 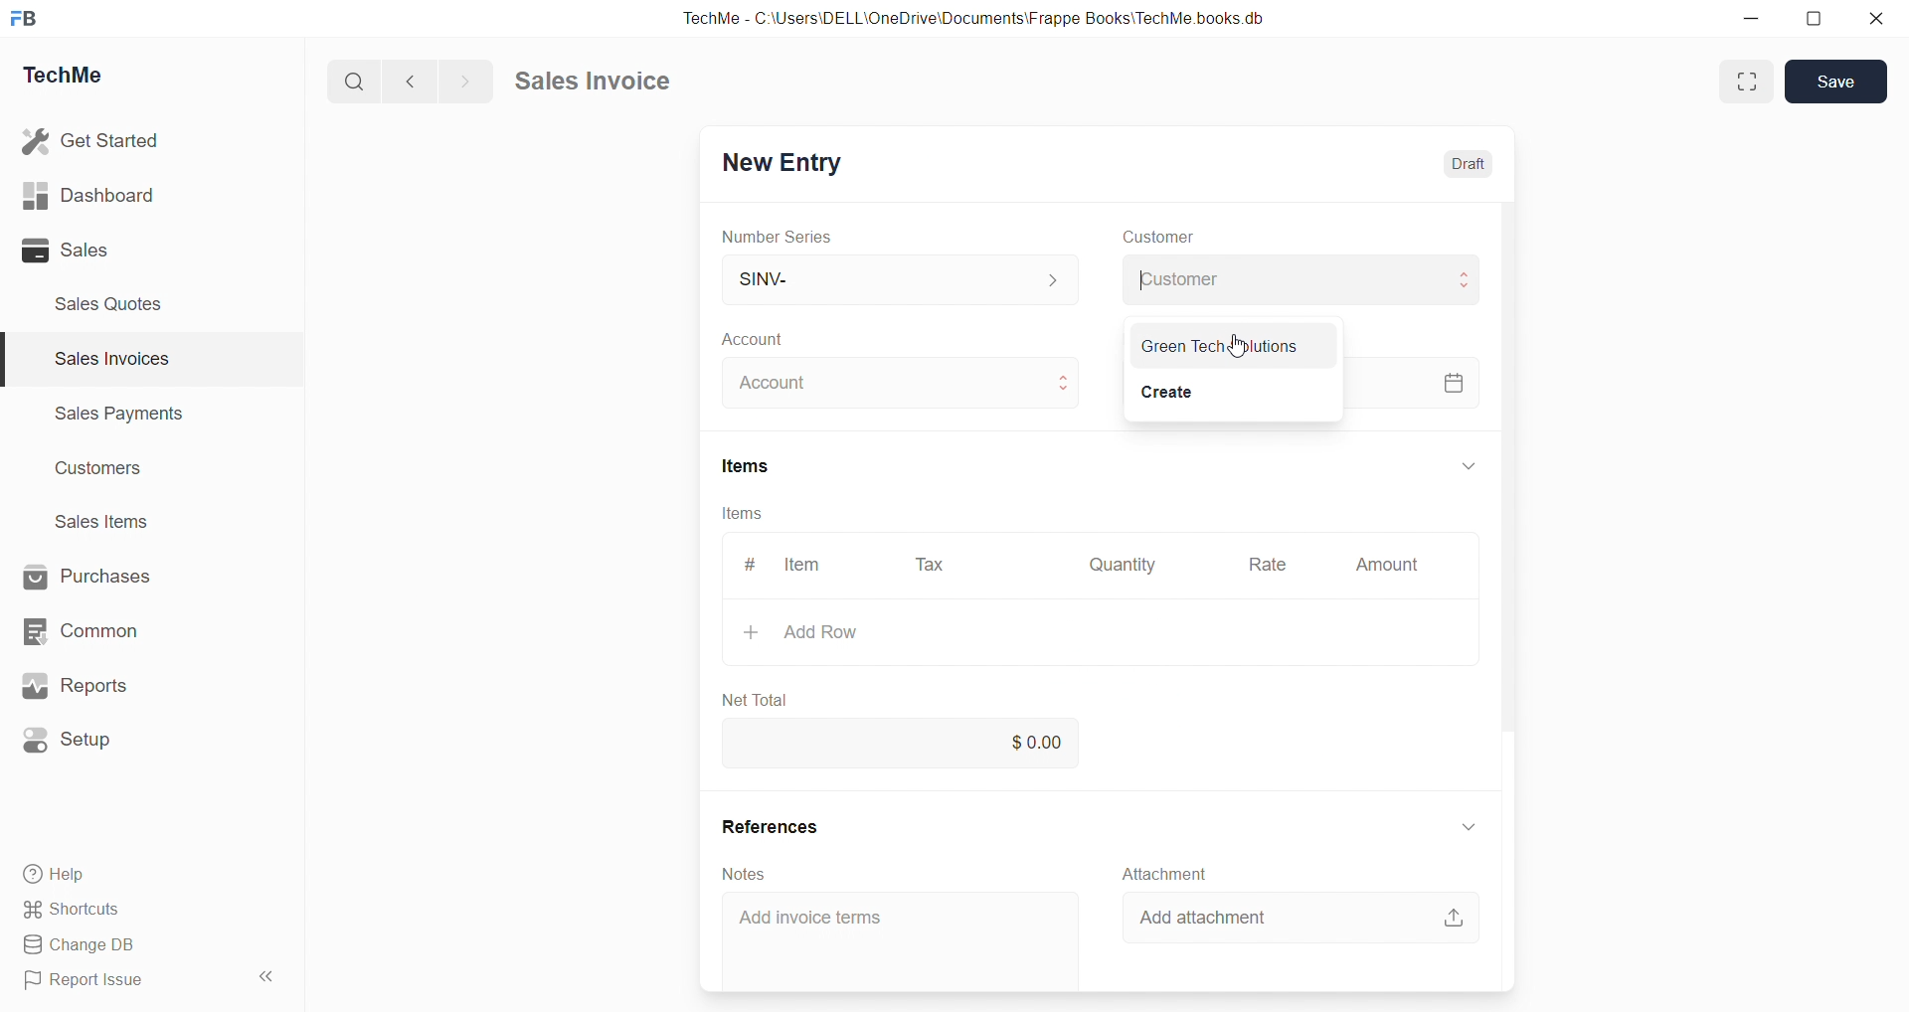 What do you see at coordinates (591, 80) in the screenshot?
I see `Sales invoice` at bounding box center [591, 80].